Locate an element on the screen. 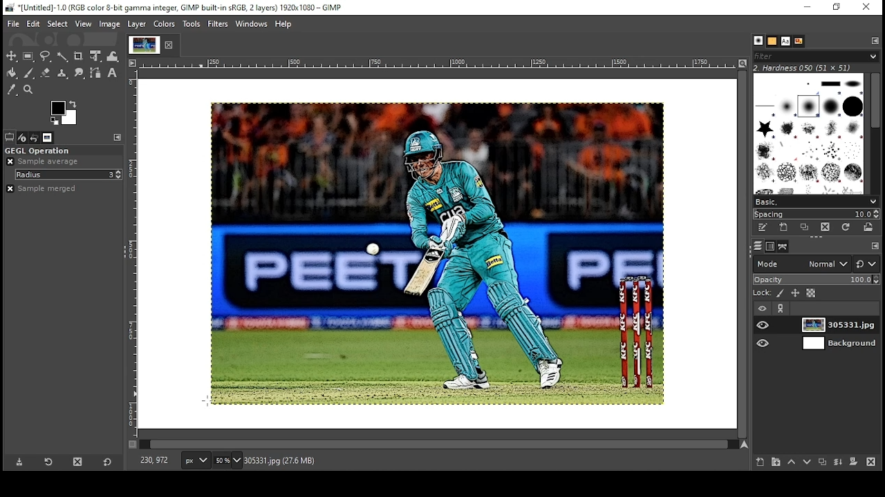  fonts is located at coordinates (785, 41).